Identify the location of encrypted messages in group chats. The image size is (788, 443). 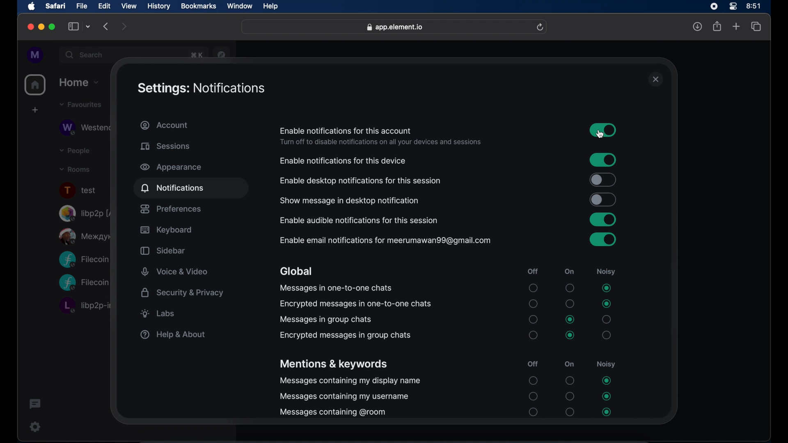
(345, 336).